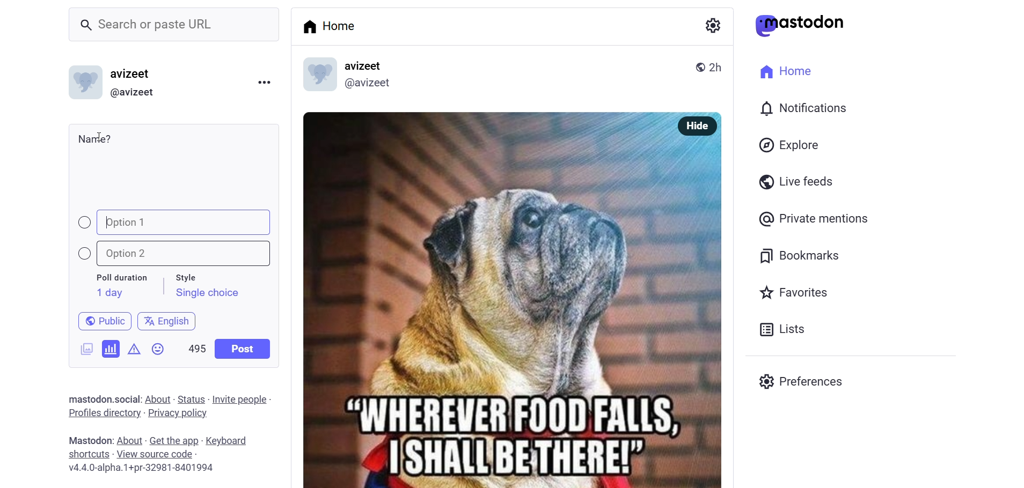  Describe the element at coordinates (694, 126) in the screenshot. I see `hide` at that location.